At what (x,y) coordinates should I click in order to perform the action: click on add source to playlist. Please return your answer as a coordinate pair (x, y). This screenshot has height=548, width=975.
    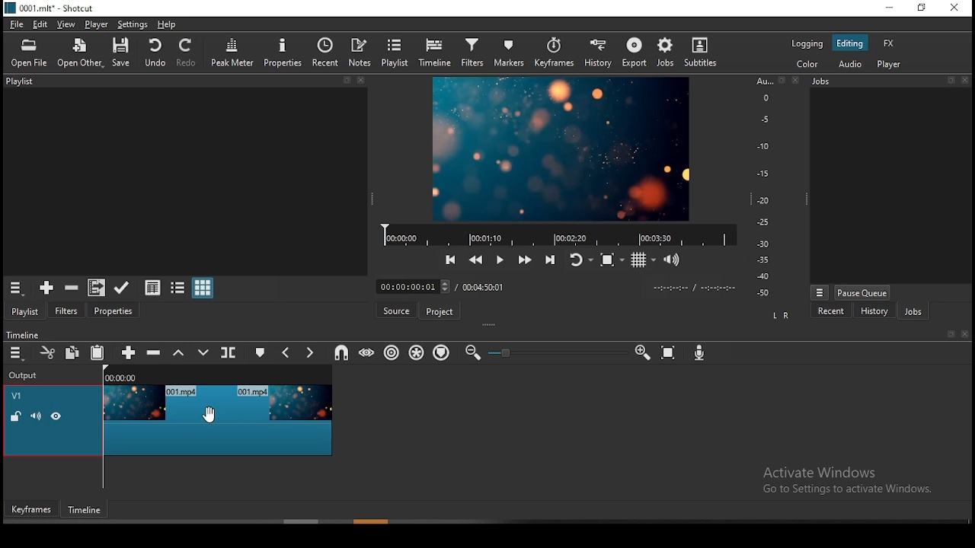
    Looking at the image, I should click on (46, 289).